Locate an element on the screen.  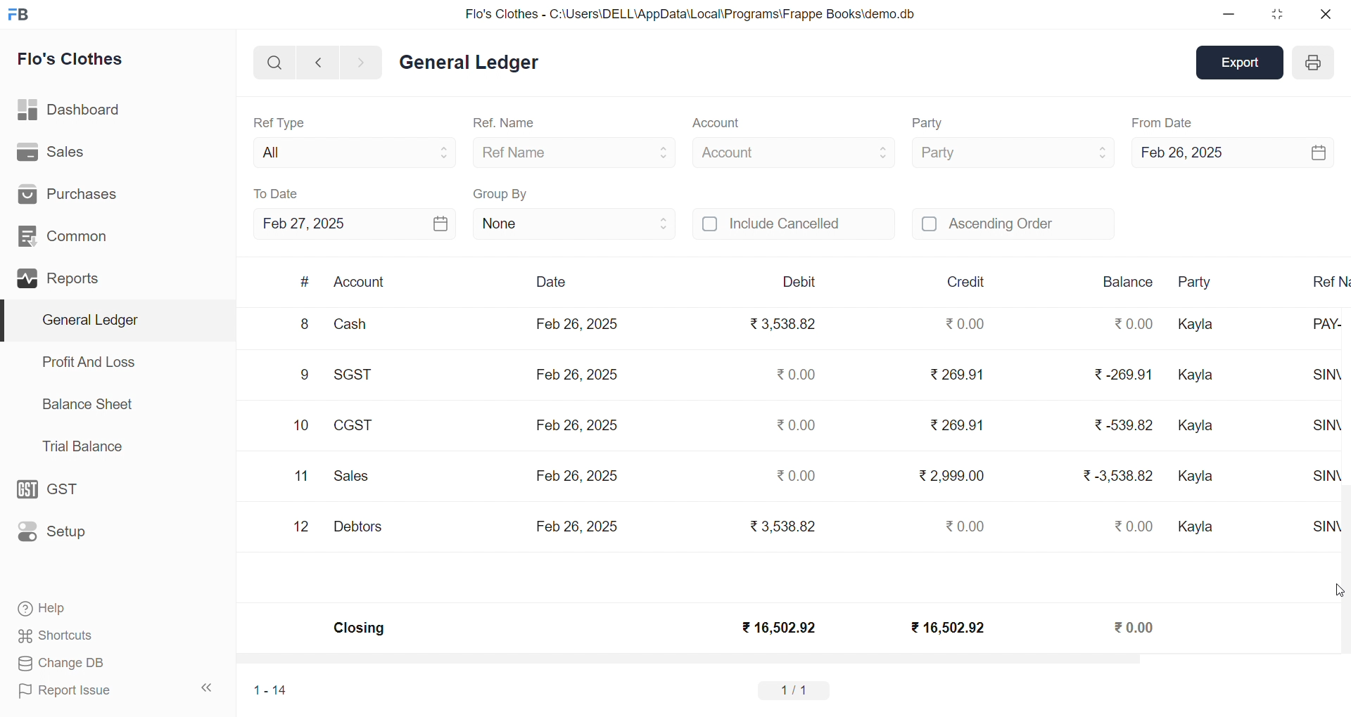
Kayla is located at coordinates (1198, 325).